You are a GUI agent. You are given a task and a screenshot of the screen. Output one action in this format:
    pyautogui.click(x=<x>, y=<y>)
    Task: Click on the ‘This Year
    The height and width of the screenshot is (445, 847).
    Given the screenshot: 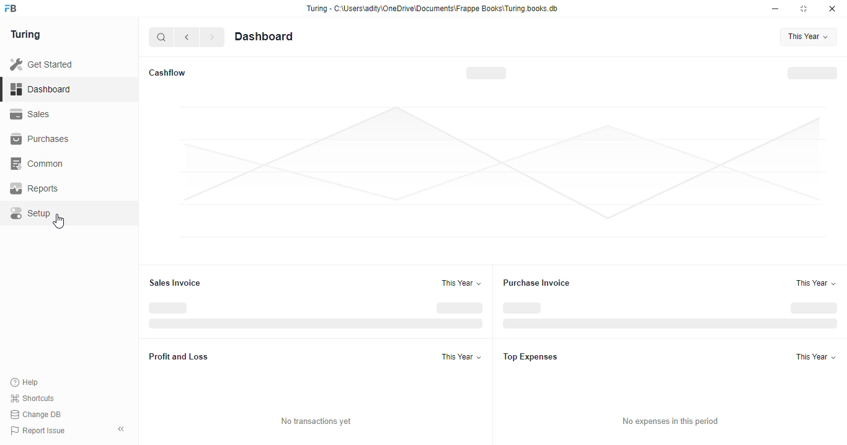 What is the action you would take?
    pyautogui.click(x=816, y=356)
    